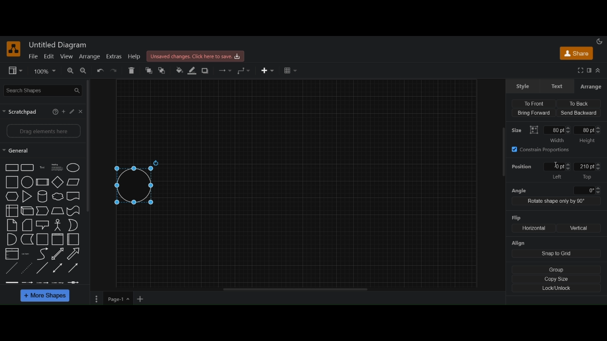  Describe the element at coordinates (43, 167) in the screenshot. I see `task` at that location.